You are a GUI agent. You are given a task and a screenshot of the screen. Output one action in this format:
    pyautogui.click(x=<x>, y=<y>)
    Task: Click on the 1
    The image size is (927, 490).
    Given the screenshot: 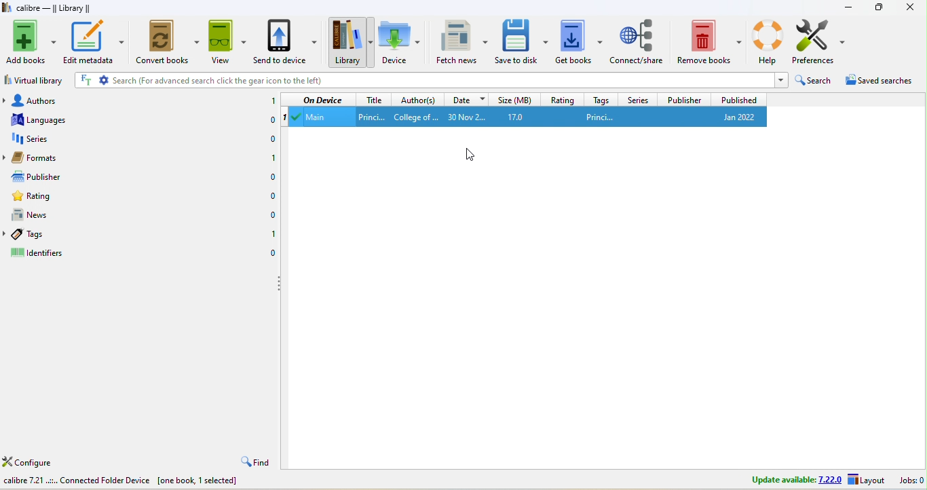 What is the action you would take?
    pyautogui.click(x=285, y=117)
    